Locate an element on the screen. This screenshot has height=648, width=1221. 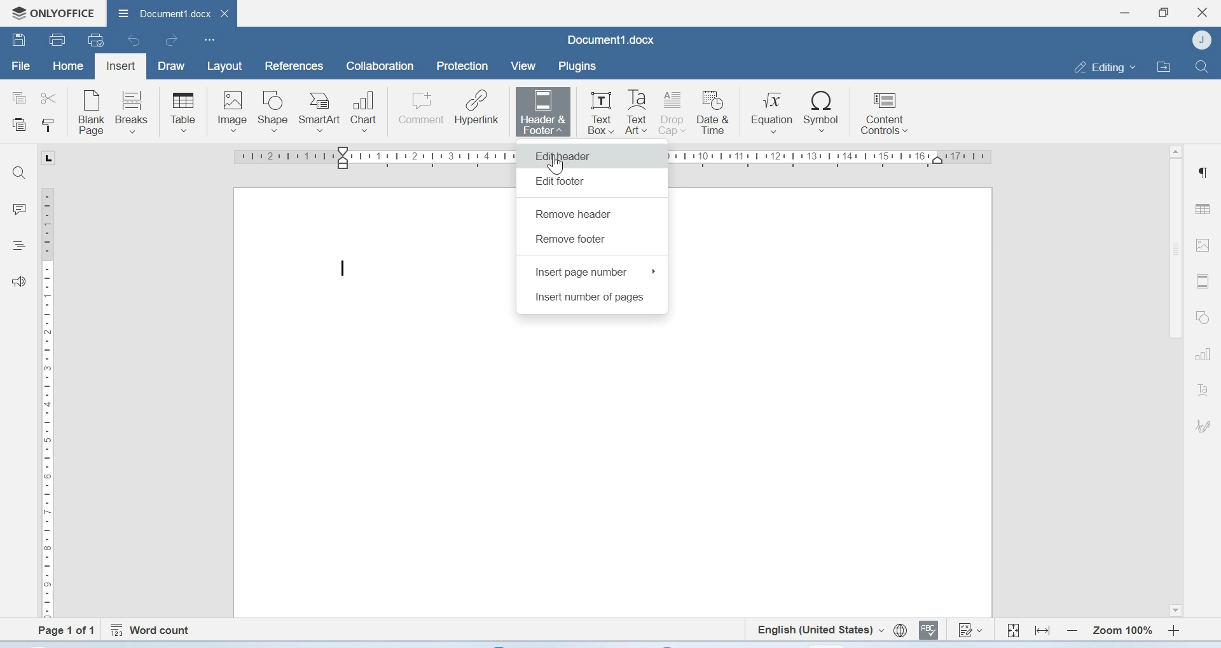
Insert number of pages is located at coordinates (591, 299).